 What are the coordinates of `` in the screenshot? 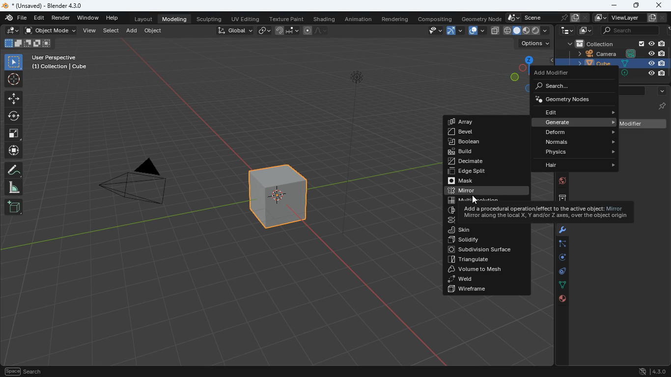 It's located at (650, 54).